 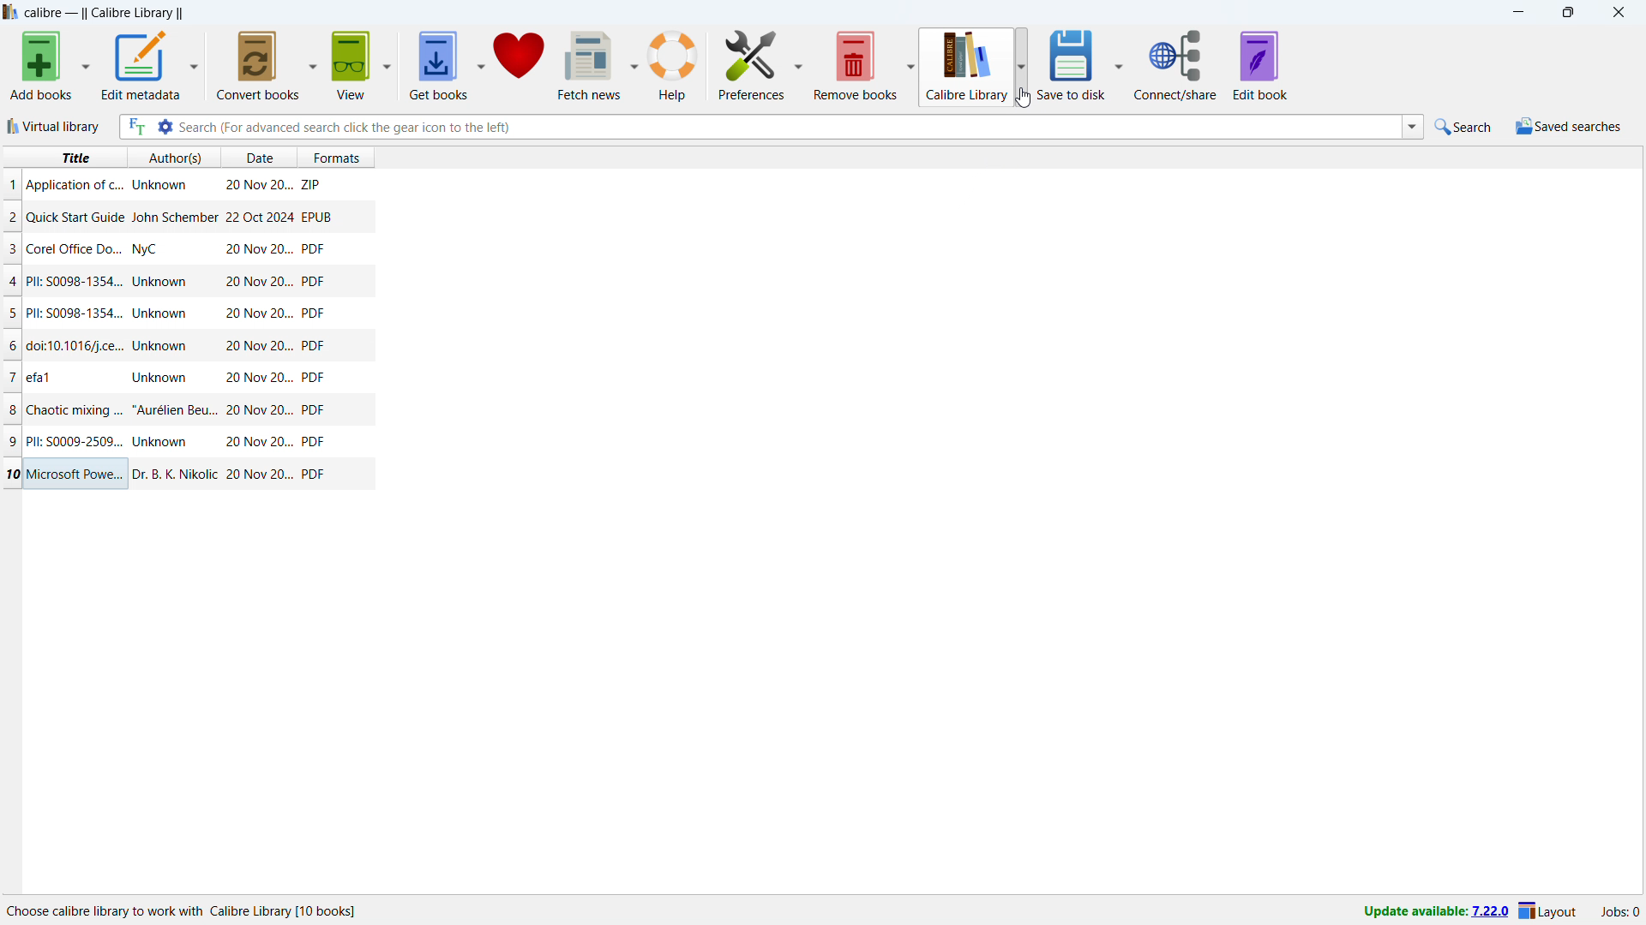 I want to click on date, so click(x=257, y=158).